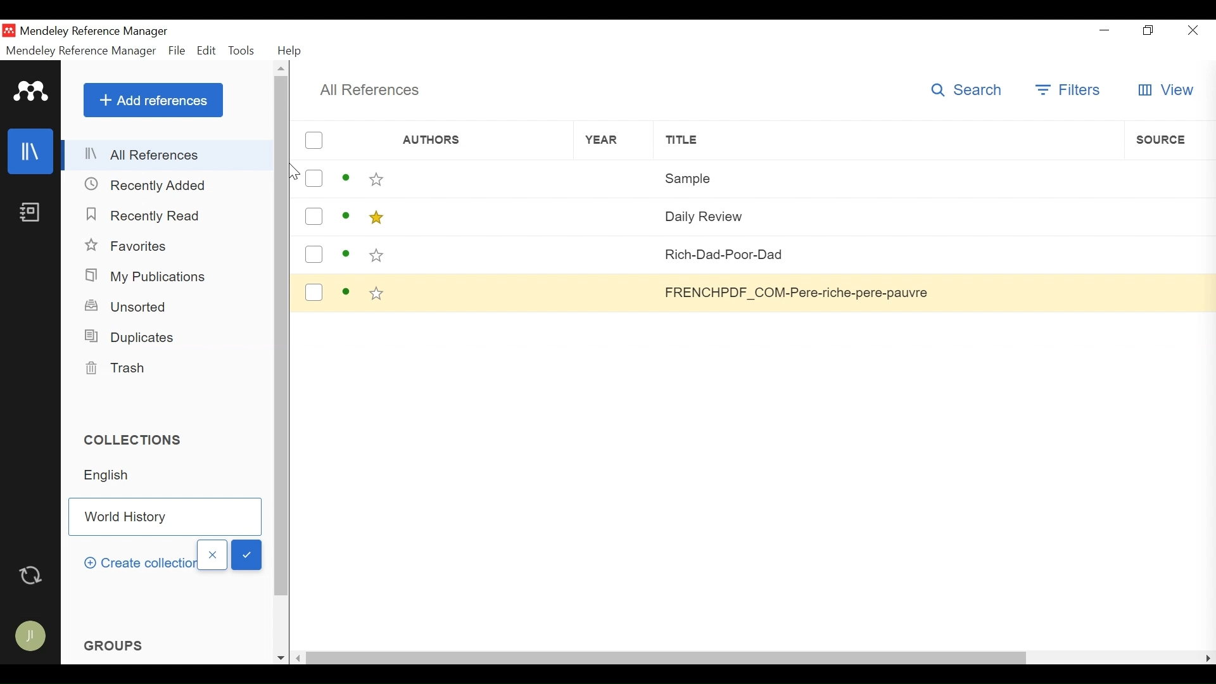 Image resolution: width=1216 pixels, height=684 pixels. What do you see at coordinates (482, 179) in the screenshot?
I see `Authors` at bounding box center [482, 179].